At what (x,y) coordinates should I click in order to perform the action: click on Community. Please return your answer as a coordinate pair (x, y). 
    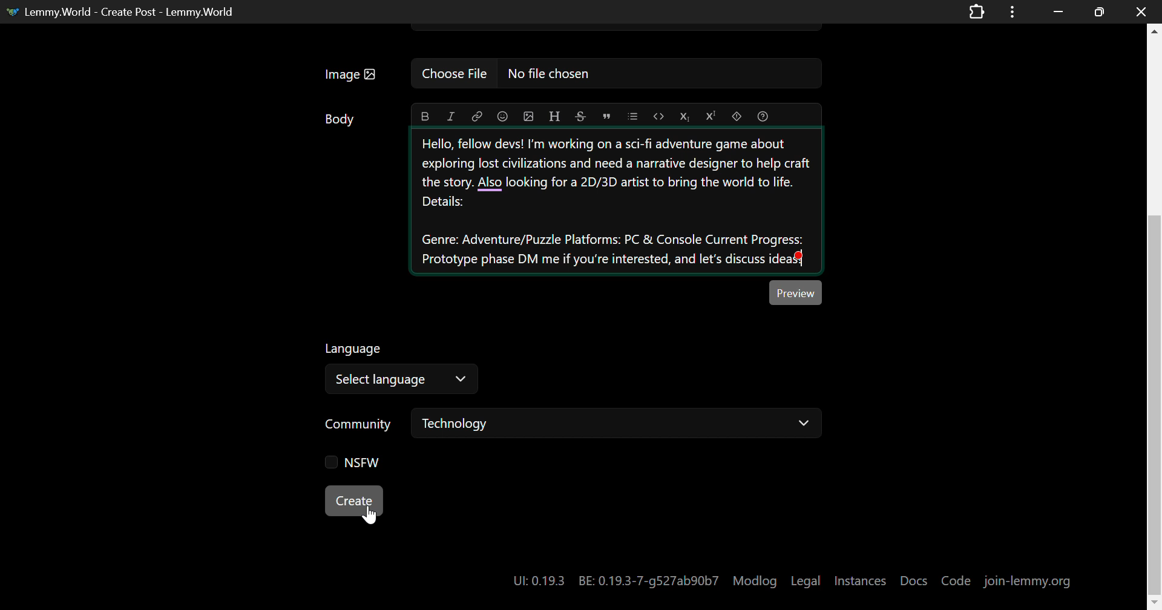
    Looking at the image, I should click on (361, 425).